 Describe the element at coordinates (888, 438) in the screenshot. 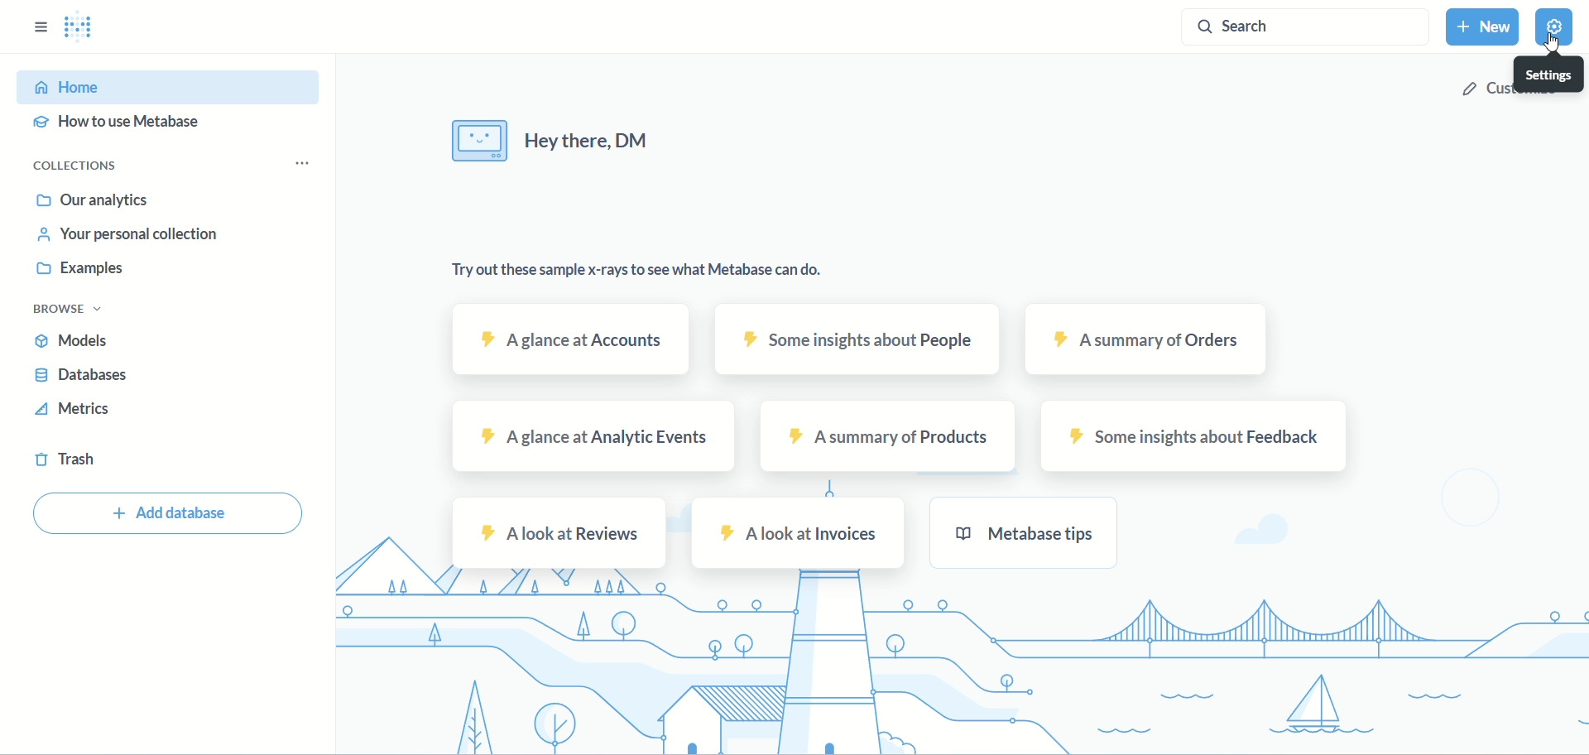

I see `products` at that location.